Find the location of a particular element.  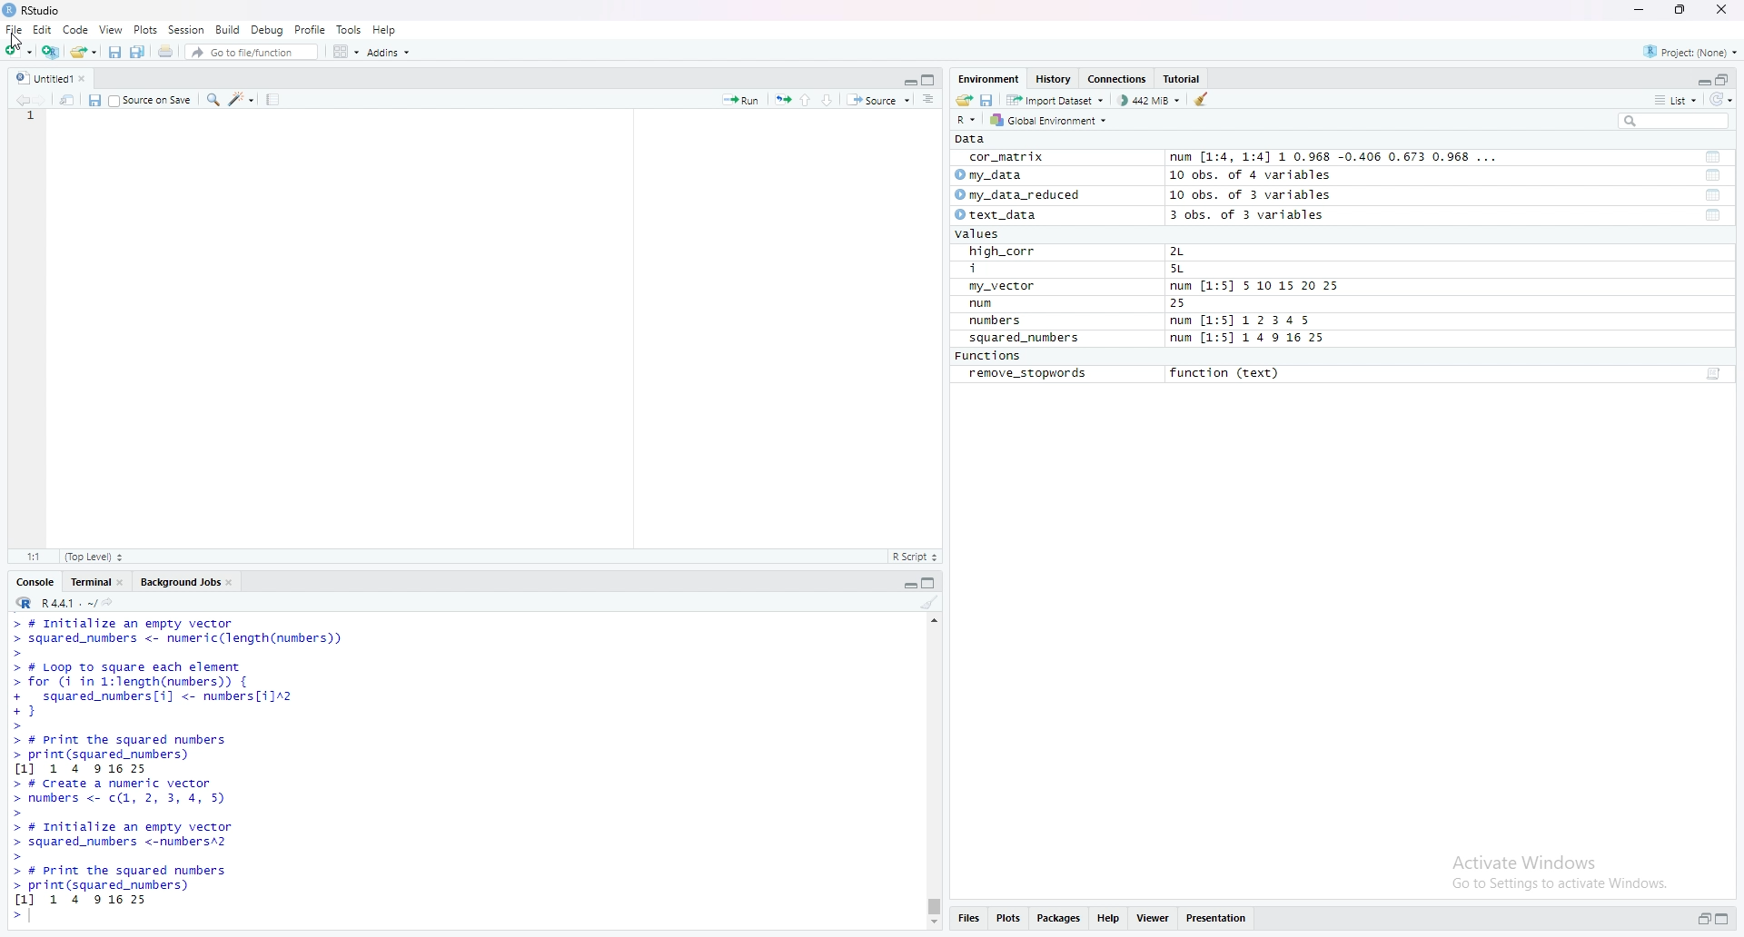

Help is located at coordinates (383, 29).